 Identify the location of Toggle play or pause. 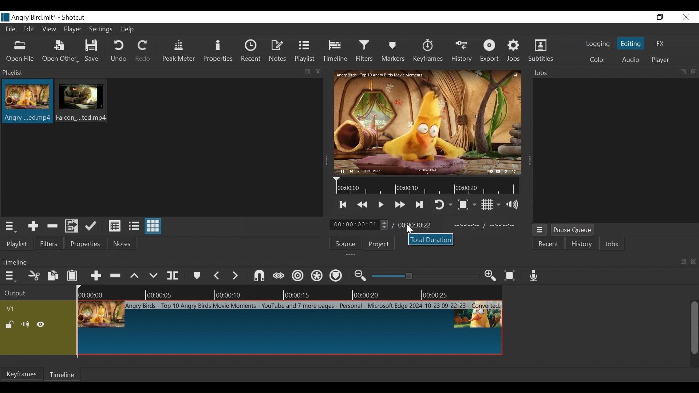
(382, 205).